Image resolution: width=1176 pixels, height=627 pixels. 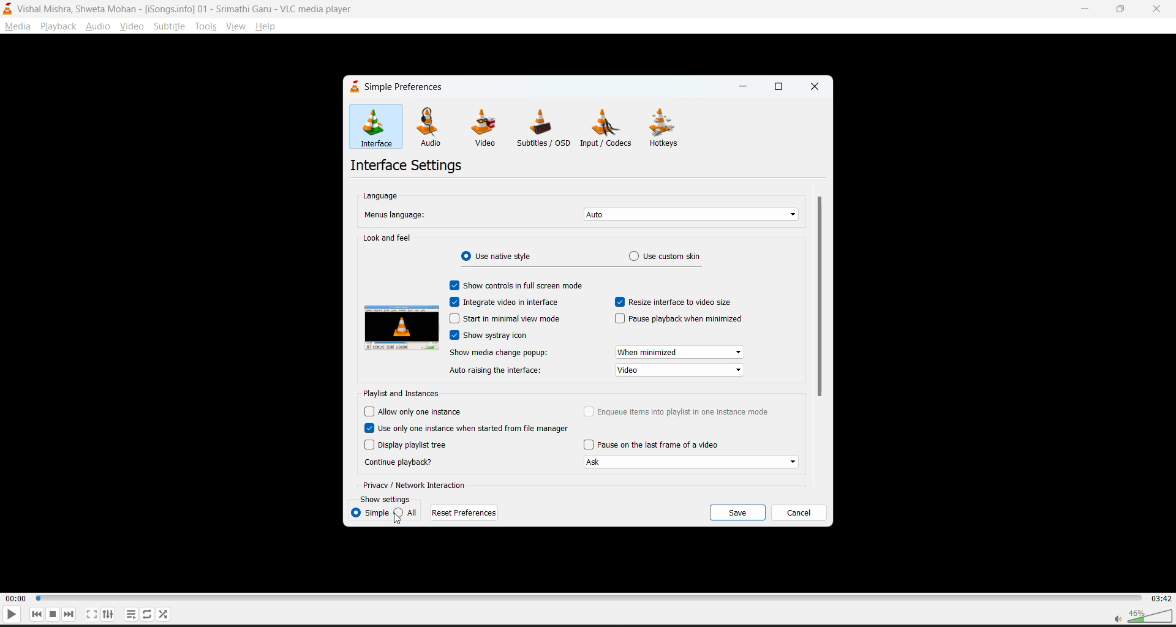 I want to click on Vishal Mishra, Shweta Mohan - [iSongs.ingo] - 01 - Srimathi Garu - VLC Player, so click(x=187, y=9).